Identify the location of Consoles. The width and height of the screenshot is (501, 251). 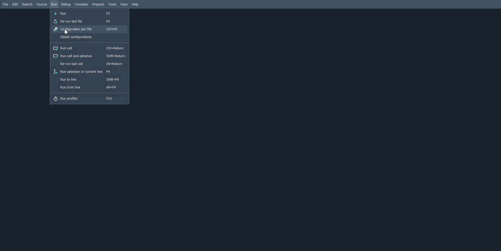
(81, 4).